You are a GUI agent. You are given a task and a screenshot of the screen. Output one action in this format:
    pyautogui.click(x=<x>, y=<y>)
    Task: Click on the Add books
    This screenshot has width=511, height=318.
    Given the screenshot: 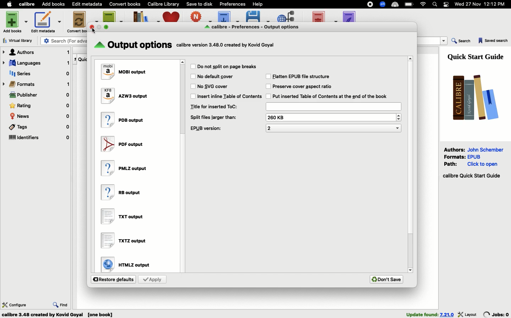 What is the action you would take?
    pyautogui.click(x=16, y=21)
    